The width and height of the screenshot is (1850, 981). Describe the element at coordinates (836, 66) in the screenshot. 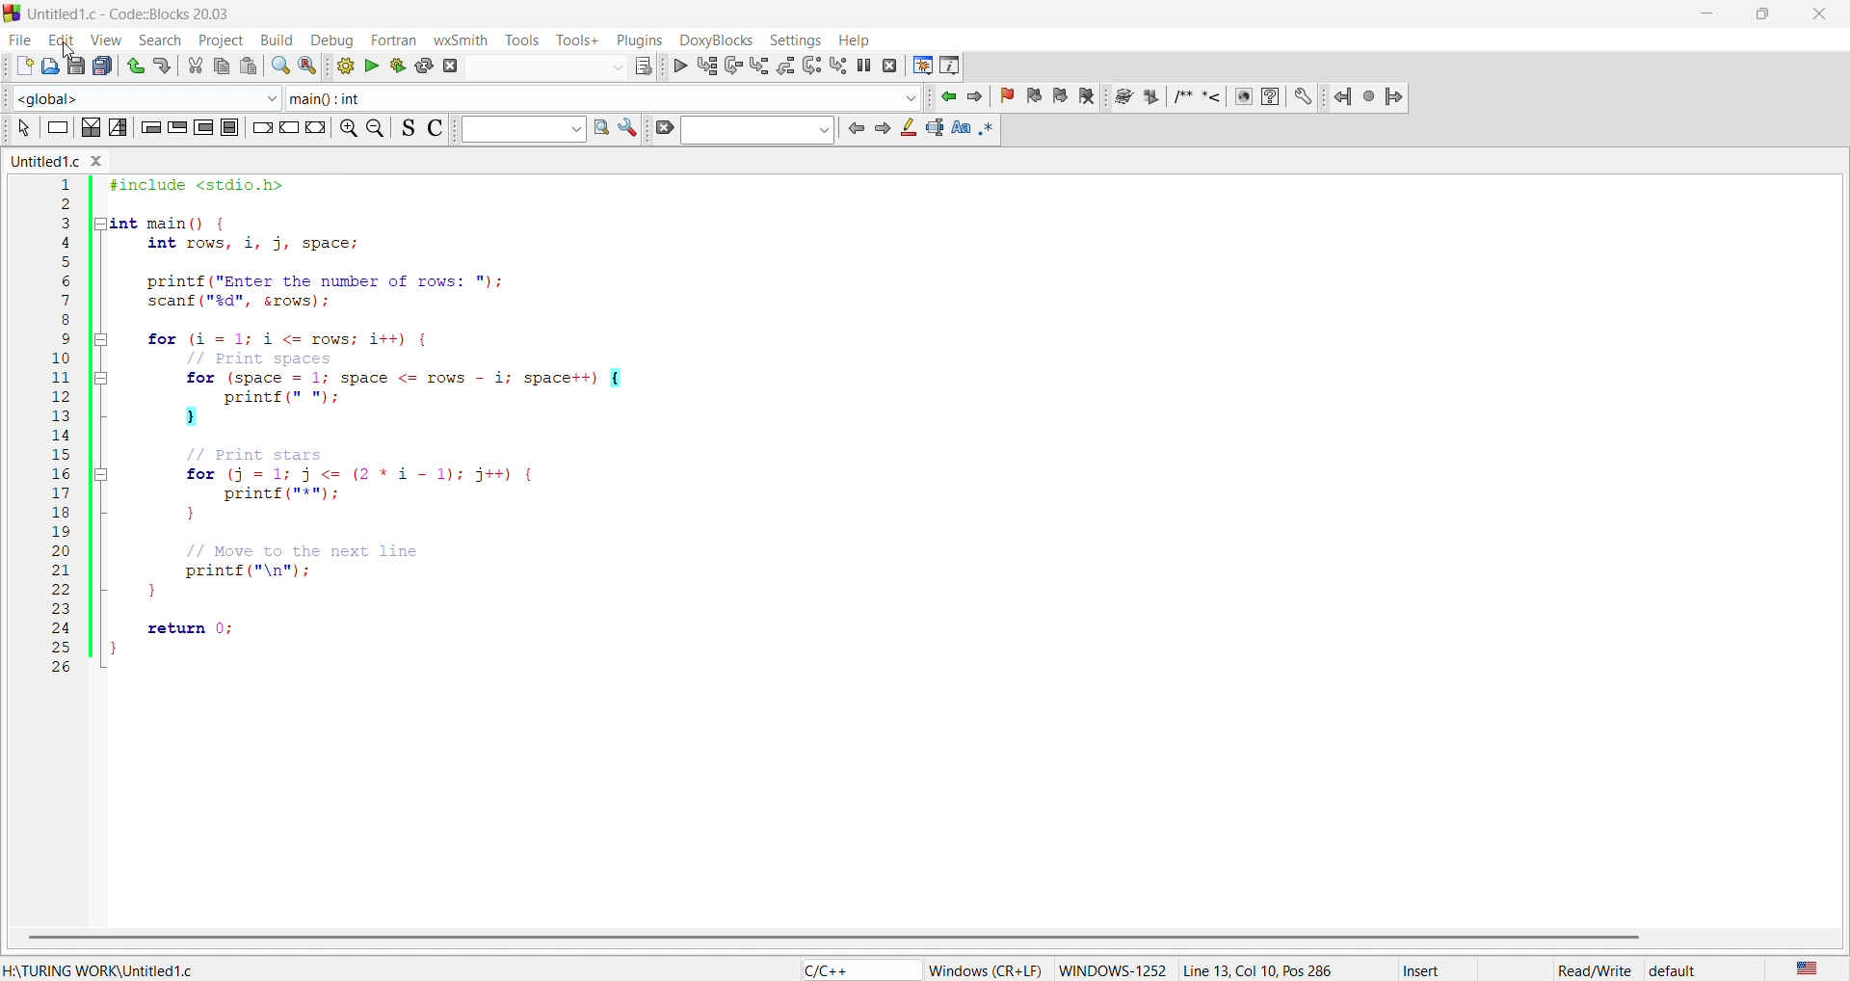

I see `step into instruction` at that location.